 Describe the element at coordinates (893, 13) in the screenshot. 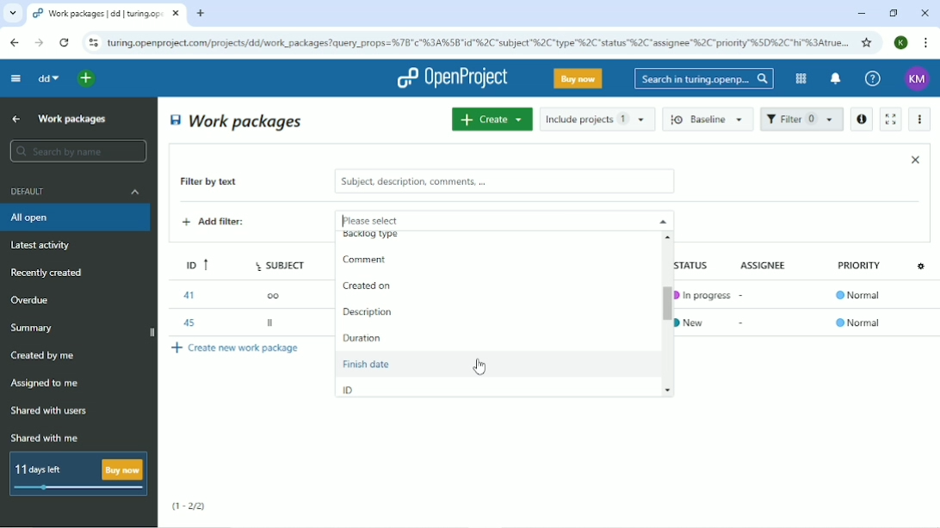

I see `Restore down` at that location.